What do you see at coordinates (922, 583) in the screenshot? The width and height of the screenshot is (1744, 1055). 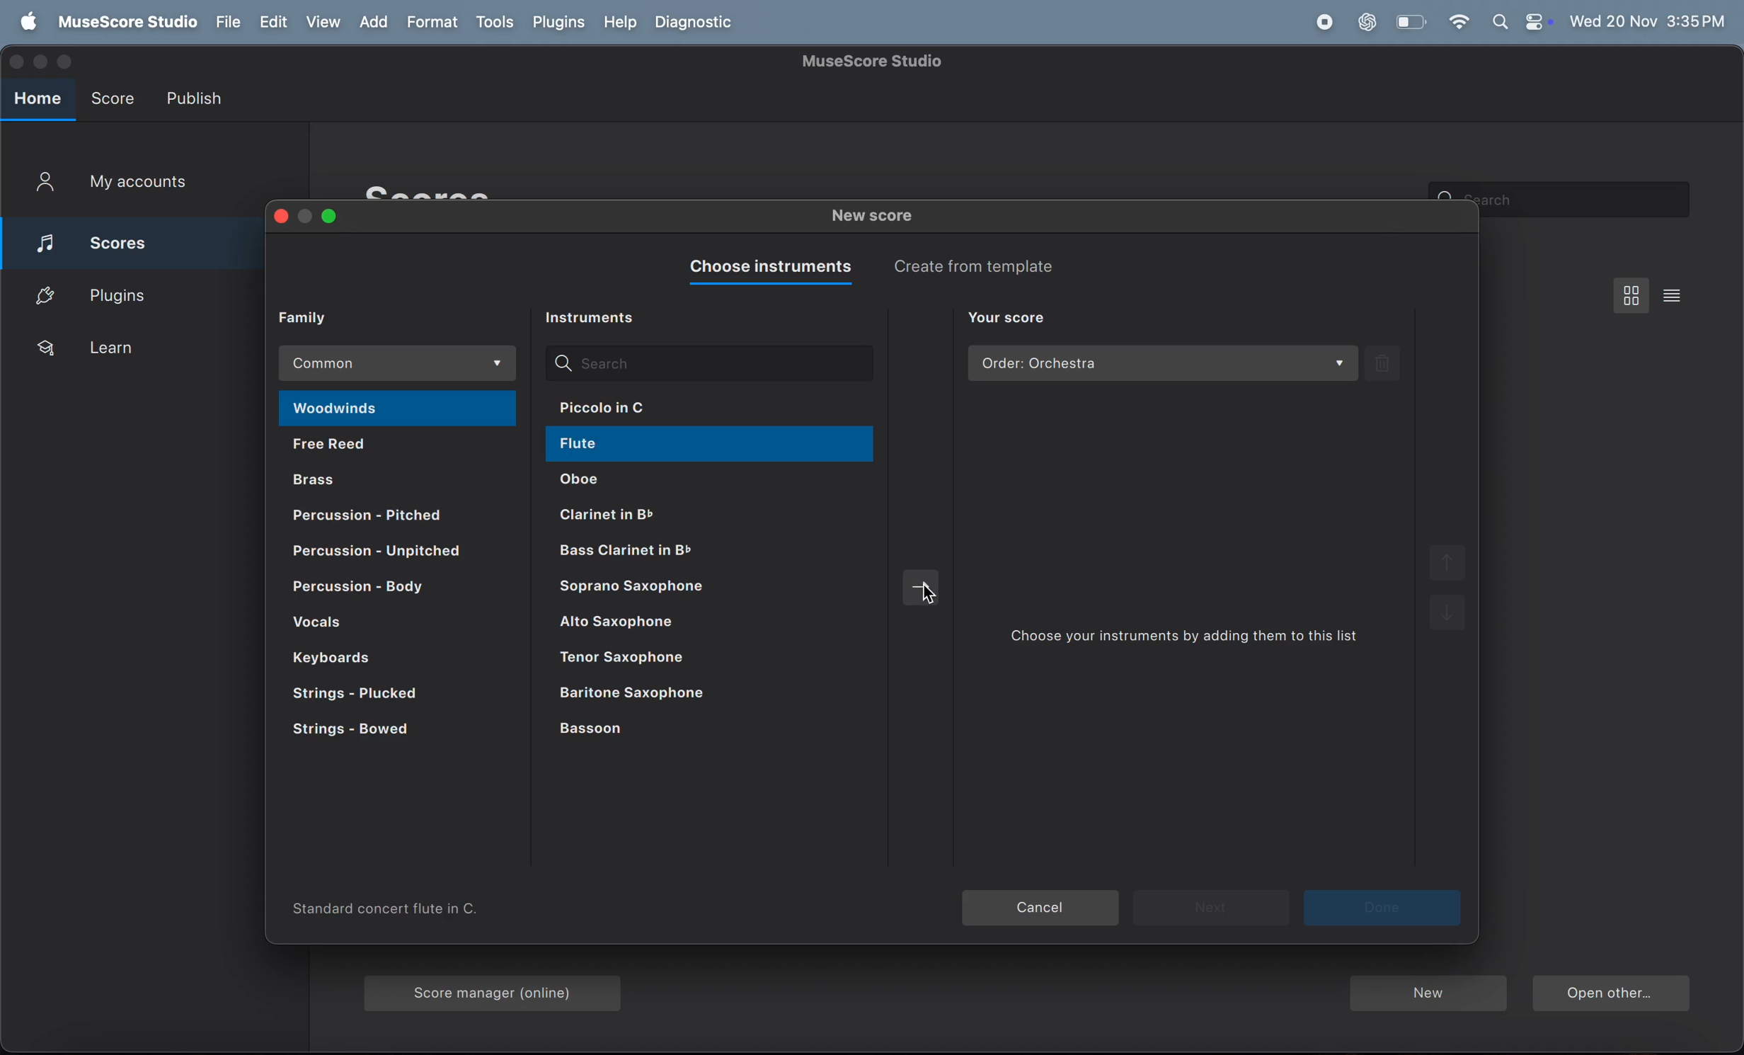 I see `move` at bounding box center [922, 583].